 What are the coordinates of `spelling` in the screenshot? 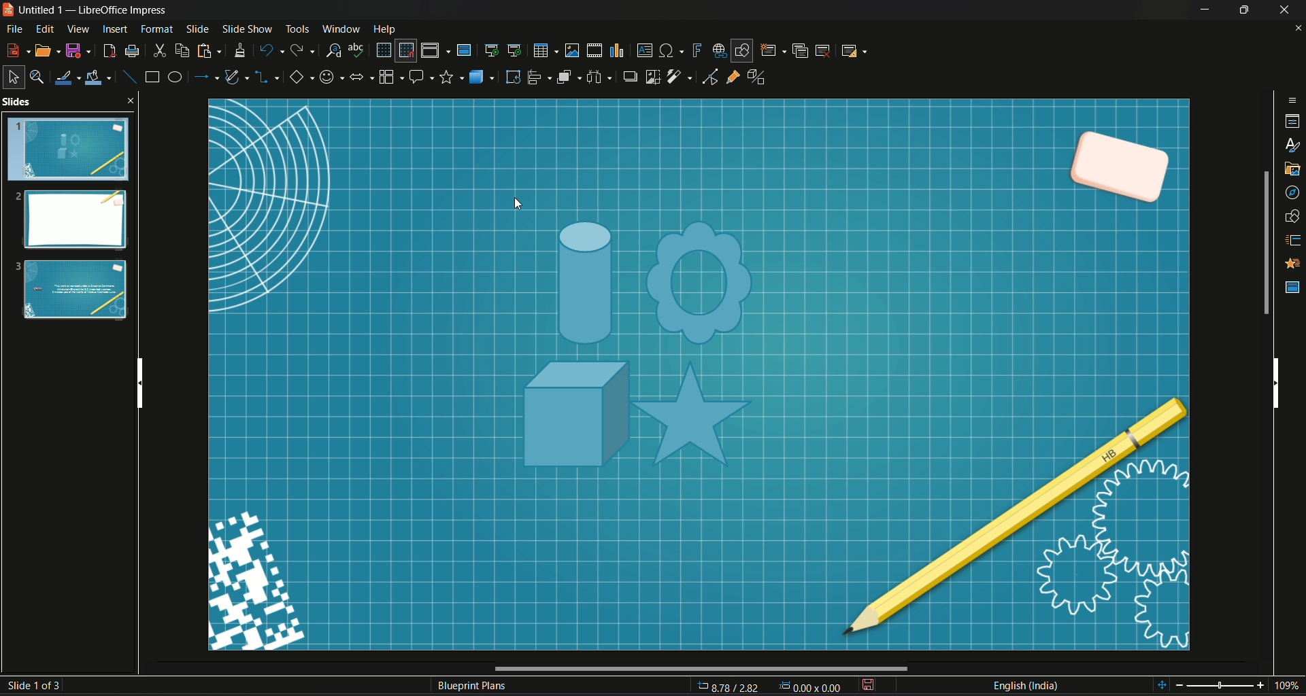 It's located at (357, 50).